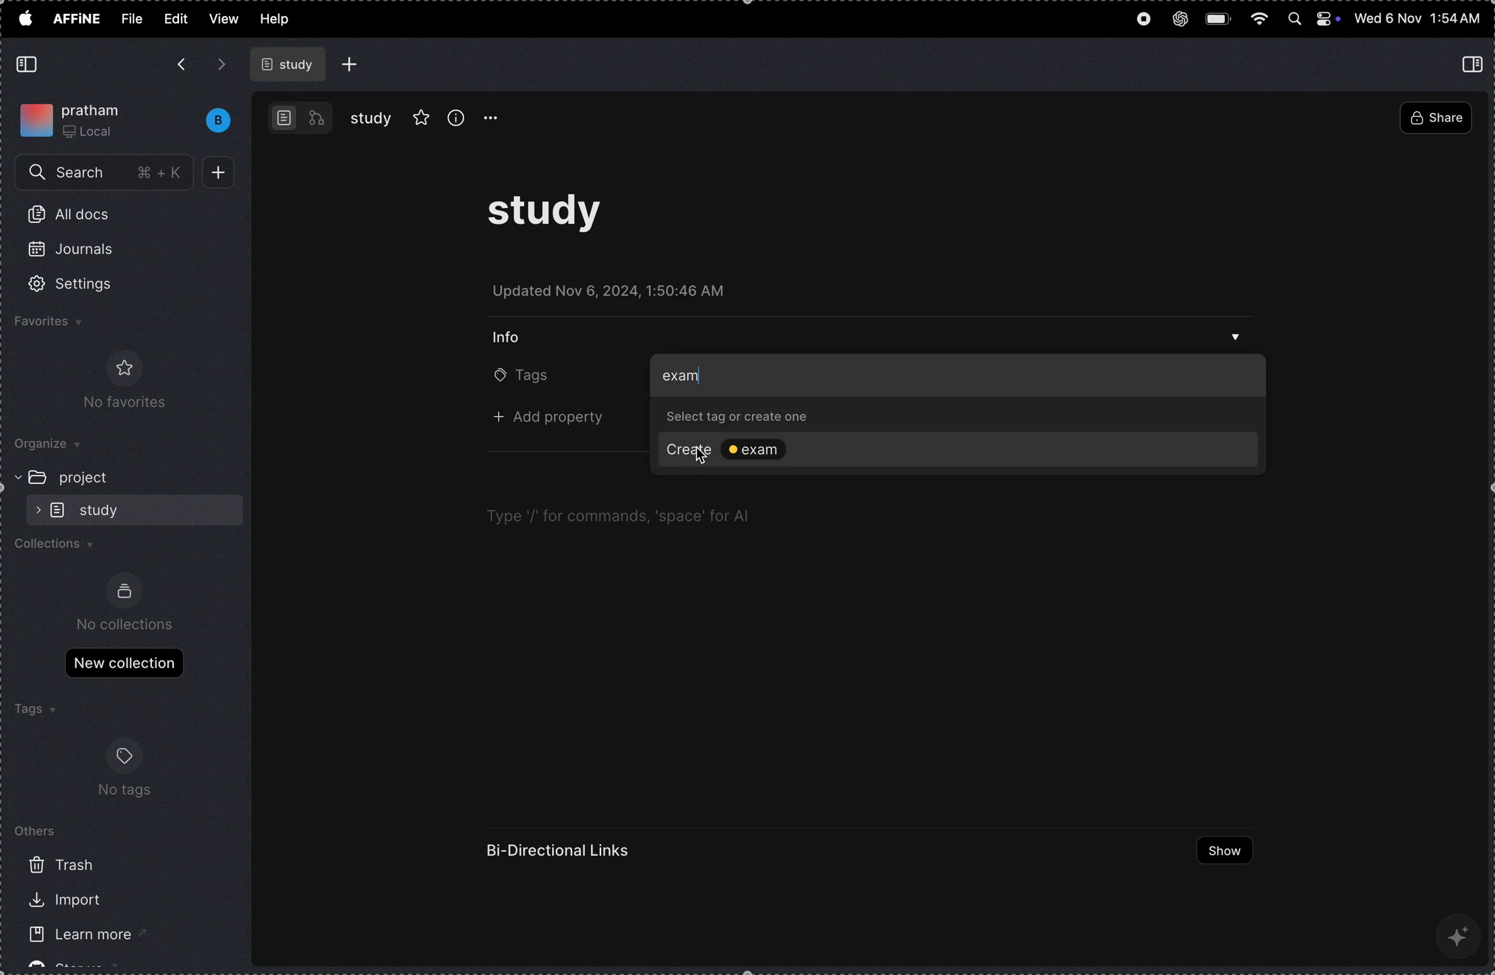 This screenshot has height=975, width=1495. What do you see at coordinates (371, 118) in the screenshot?
I see `study` at bounding box center [371, 118].